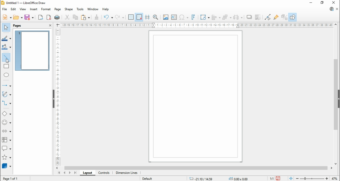  What do you see at coordinates (331, 9) in the screenshot?
I see `libreoffice update` at bounding box center [331, 9].